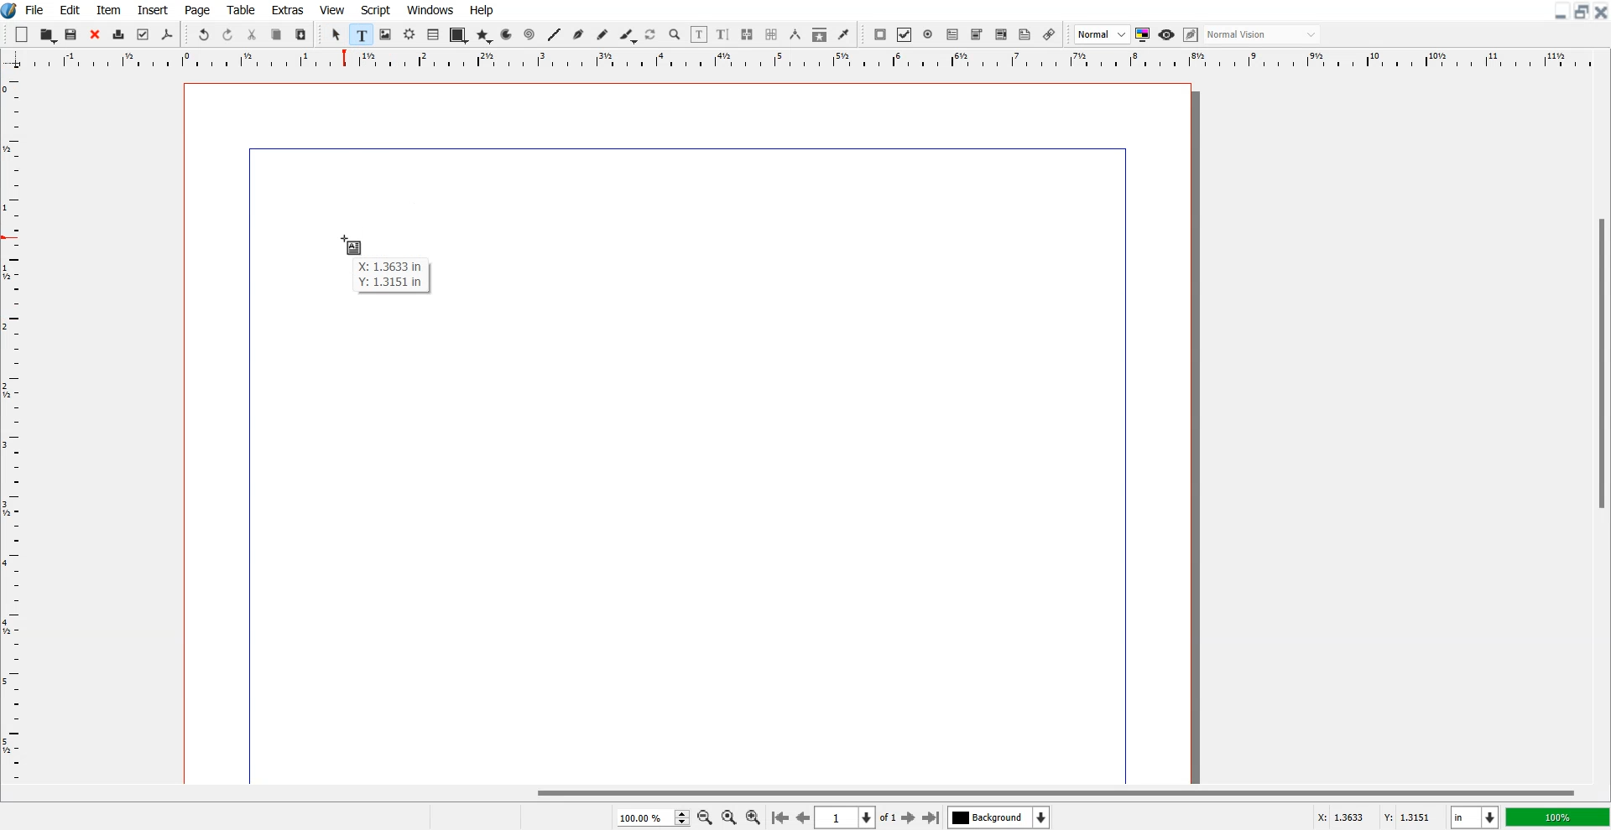 This screenshot has height=830, width=1611. What do you see at coordinates (1128, 463) in the screenshot?
I see `margin` at bounding box center [1128, 463].